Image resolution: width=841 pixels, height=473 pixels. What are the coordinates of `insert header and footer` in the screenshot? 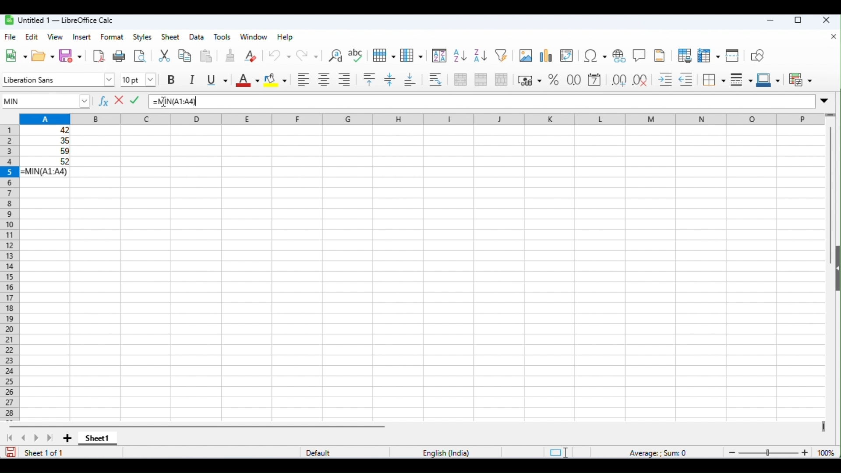 It's located at (660, 56).